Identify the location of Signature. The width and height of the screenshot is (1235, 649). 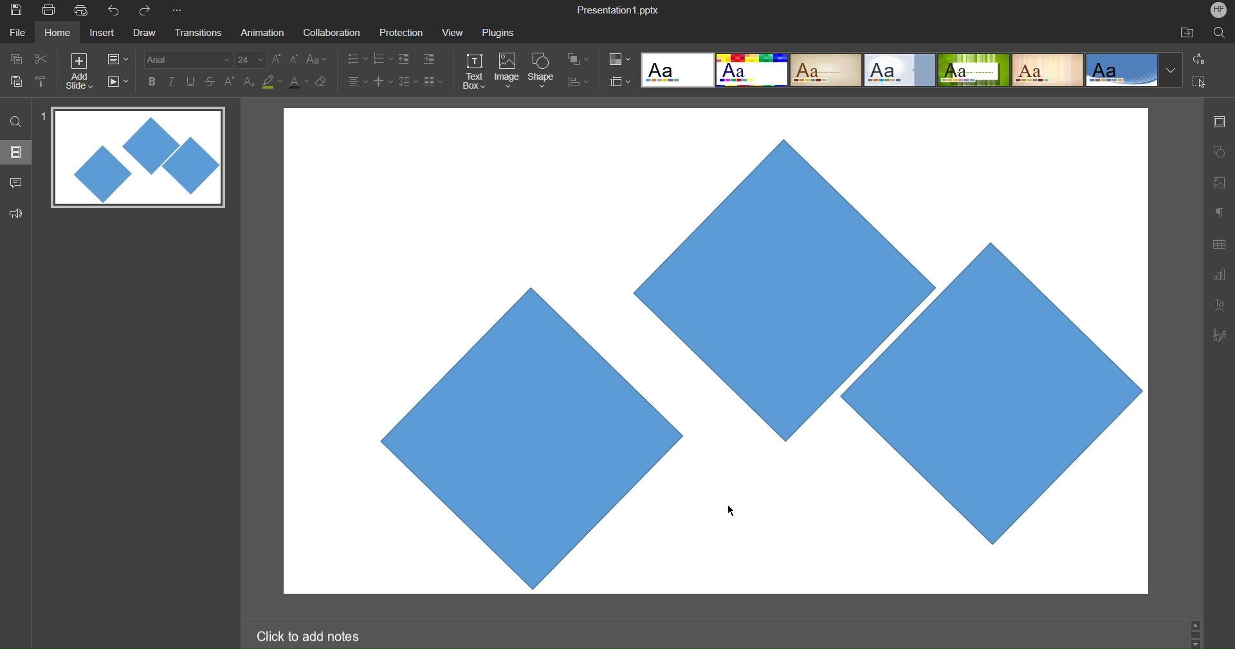
(1218, 335).